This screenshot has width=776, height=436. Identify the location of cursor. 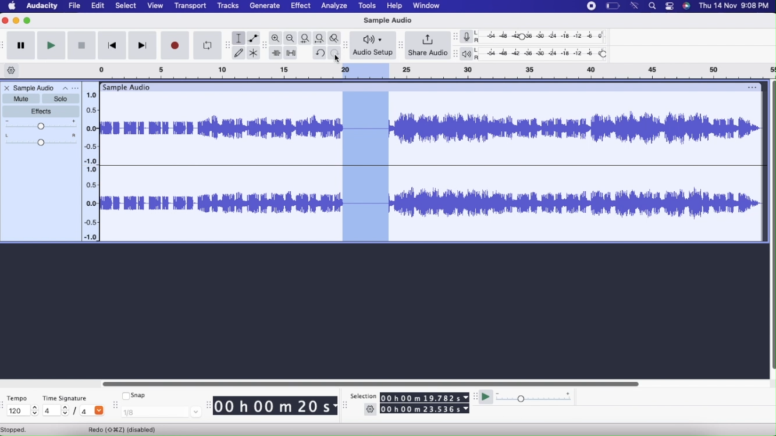
(336, 60).